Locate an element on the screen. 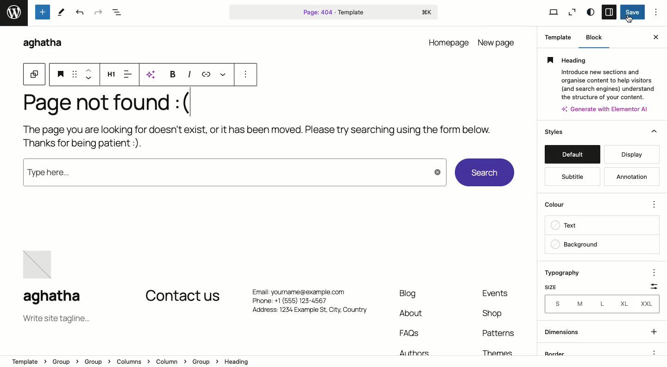 This screenshot has width=667, height=367. Tagline is located at coordinates (56, 319).